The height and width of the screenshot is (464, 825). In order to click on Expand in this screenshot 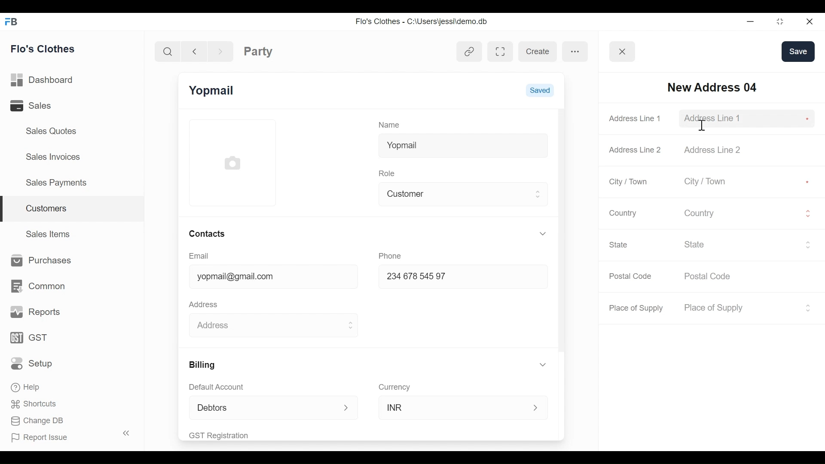, I will do `click(807, 308)`.